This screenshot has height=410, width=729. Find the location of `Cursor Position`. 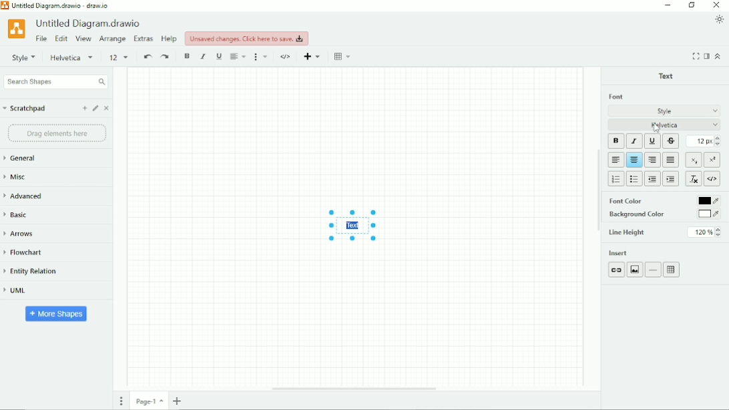

Cursor Position is located at coordinates (657, 128).